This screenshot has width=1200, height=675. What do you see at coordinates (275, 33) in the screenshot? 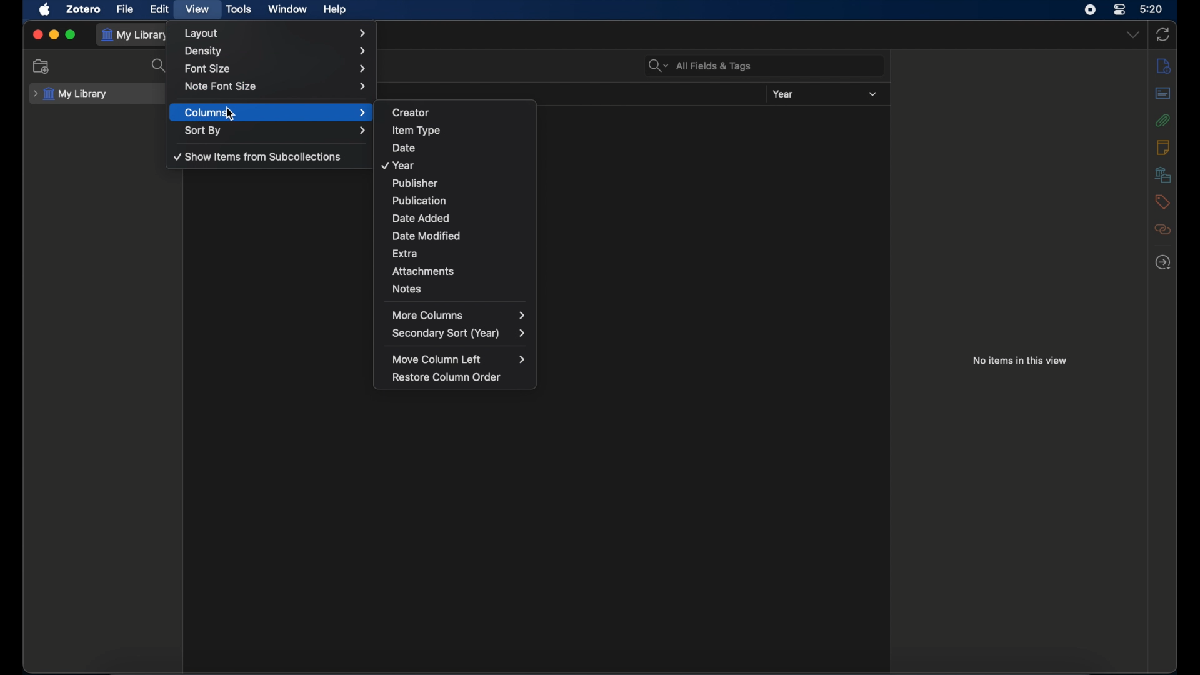
I see `layout` at bounding box center [275, 33].